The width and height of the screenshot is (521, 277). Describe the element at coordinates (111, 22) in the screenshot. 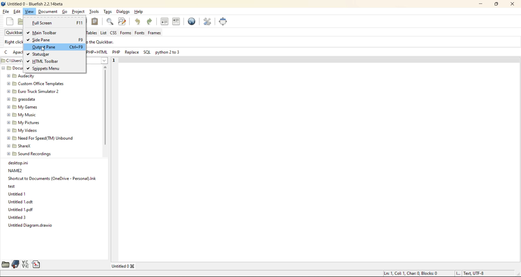

I see `find` at that location.